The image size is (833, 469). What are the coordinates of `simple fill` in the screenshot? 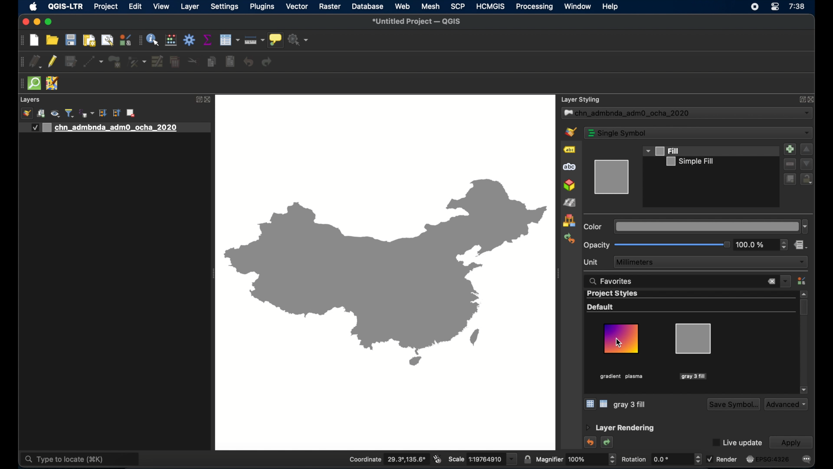 It's located at (690, 161).